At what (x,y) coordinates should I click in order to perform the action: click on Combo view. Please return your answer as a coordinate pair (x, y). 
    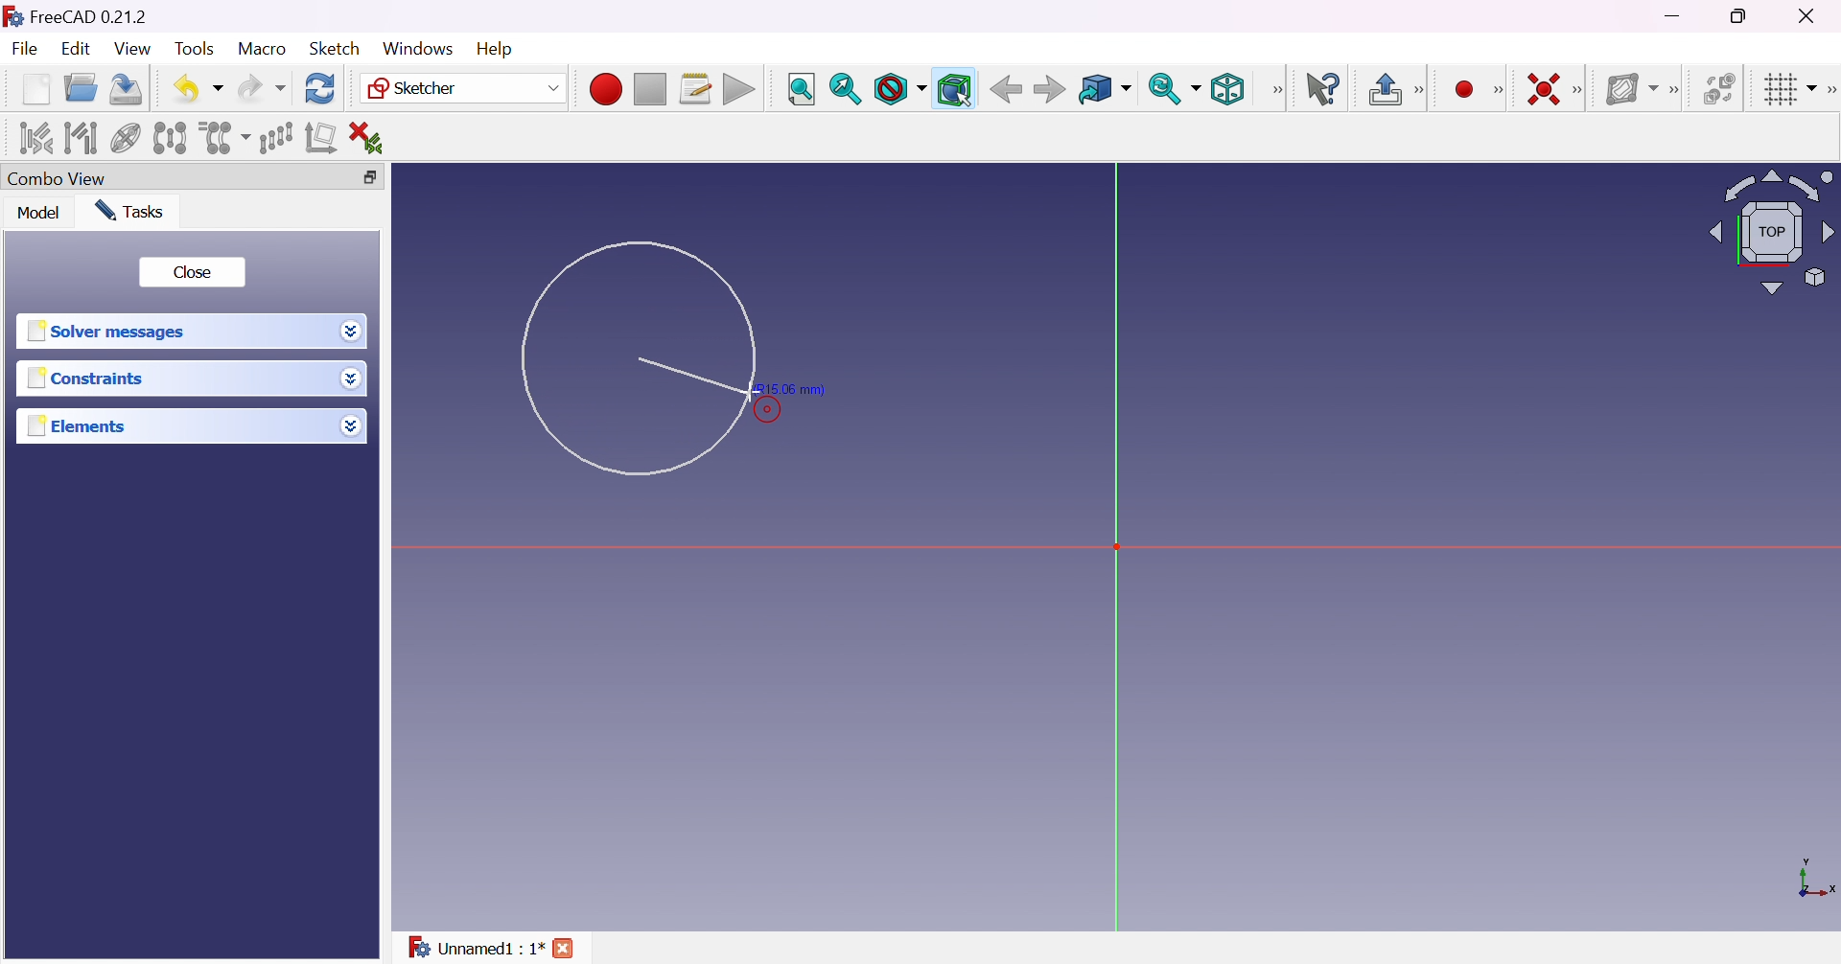
    Looking at the image, I should click on (57, 180).